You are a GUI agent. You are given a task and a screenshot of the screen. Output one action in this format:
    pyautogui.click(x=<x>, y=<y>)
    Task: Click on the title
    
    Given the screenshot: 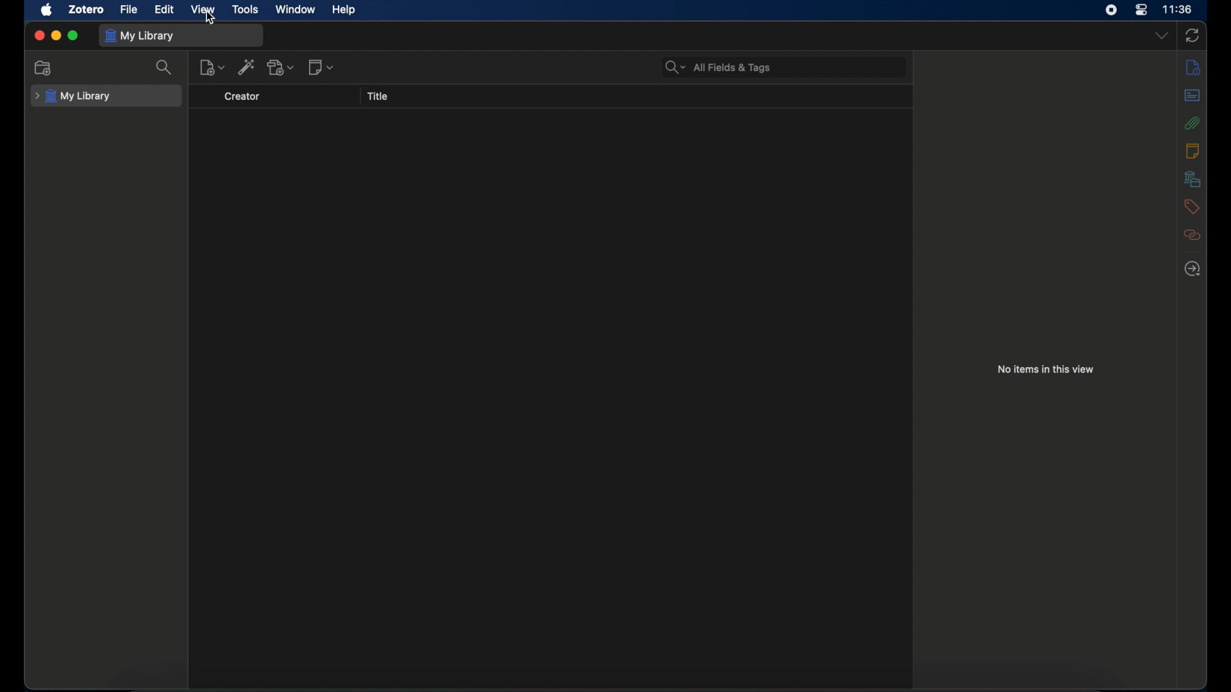 What is the action you would take?
    pyautogui.click(x=377, y=97)
    